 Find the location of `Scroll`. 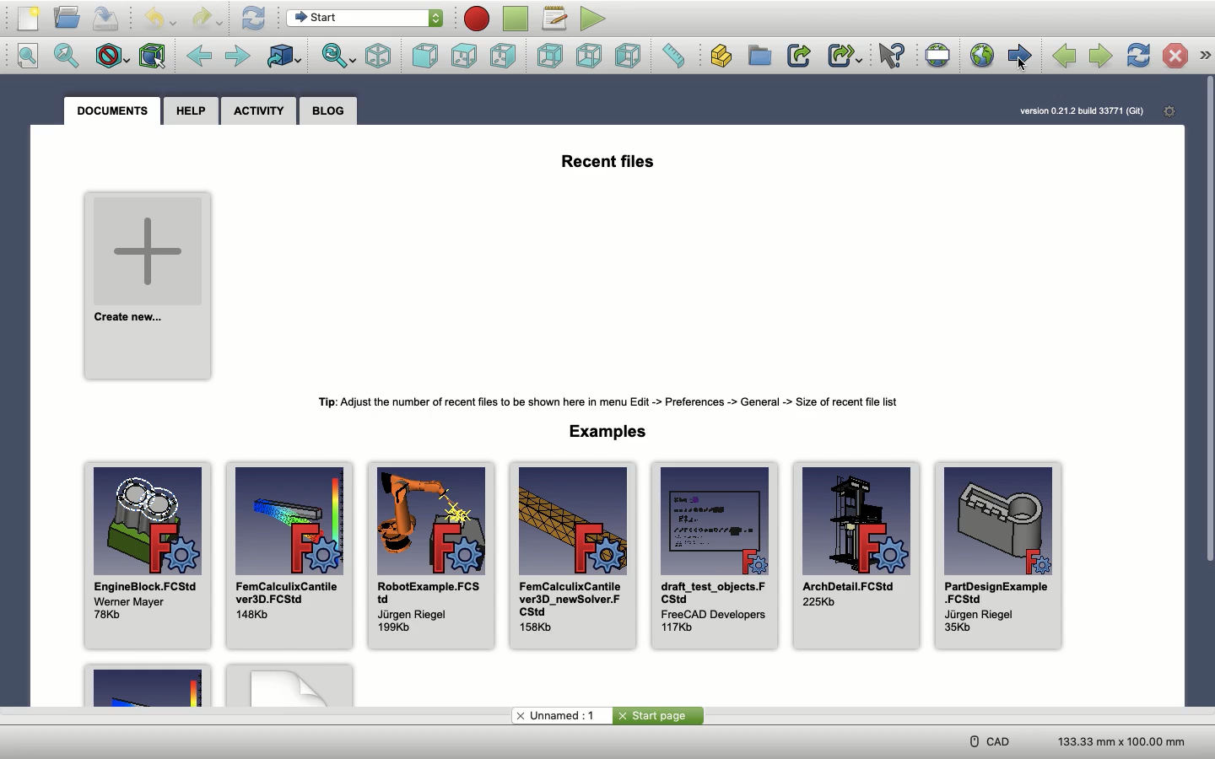

Scroll is located at coordinates (1207, 318).